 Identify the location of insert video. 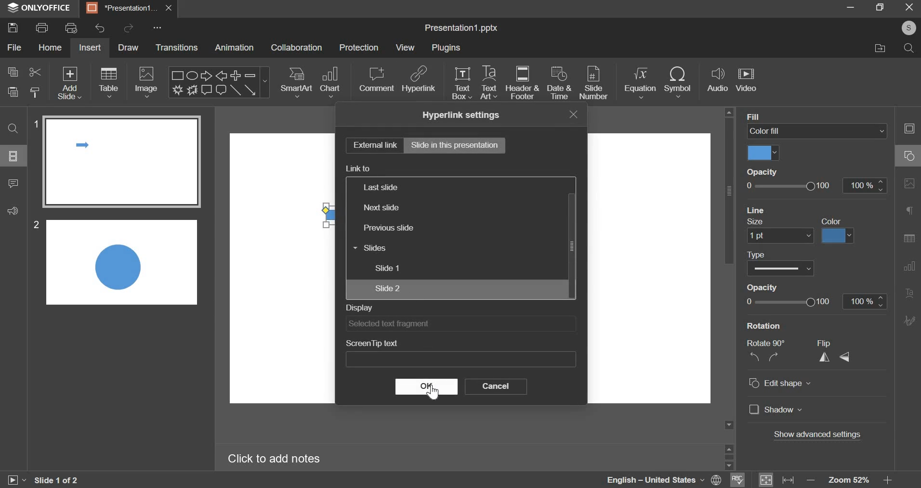
(747, 83).